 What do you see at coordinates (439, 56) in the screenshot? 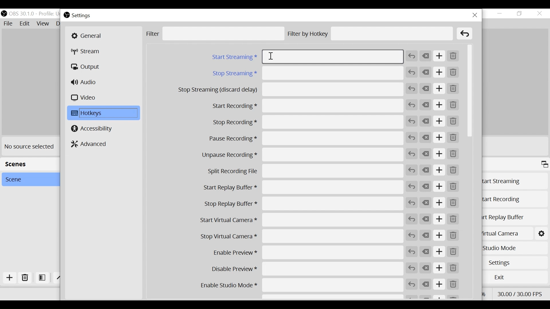
I see `Add` at bounding box center [439, 56].